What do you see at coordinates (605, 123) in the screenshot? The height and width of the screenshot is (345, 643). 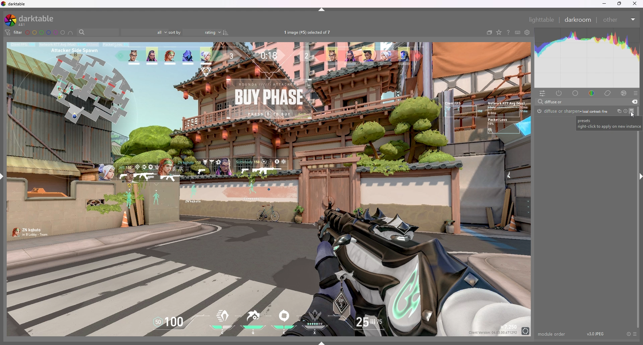 I see `cursor description` at bounding box center [605, 123].